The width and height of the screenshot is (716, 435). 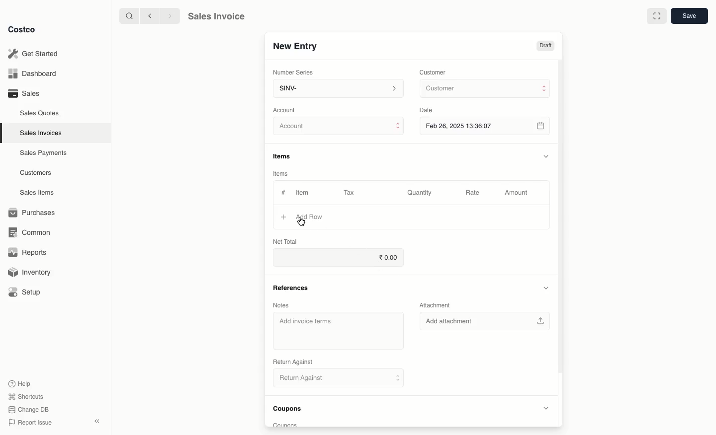 I want to click on Help, so click(x=20, y=383).